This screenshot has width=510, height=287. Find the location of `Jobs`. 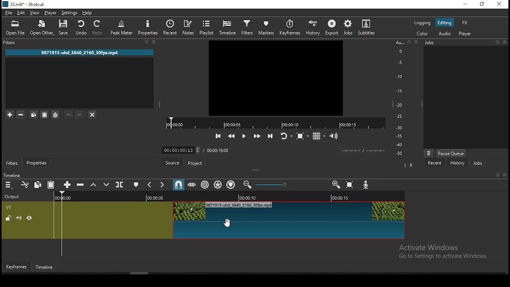

Jobs is located at coordinates (432, 42).